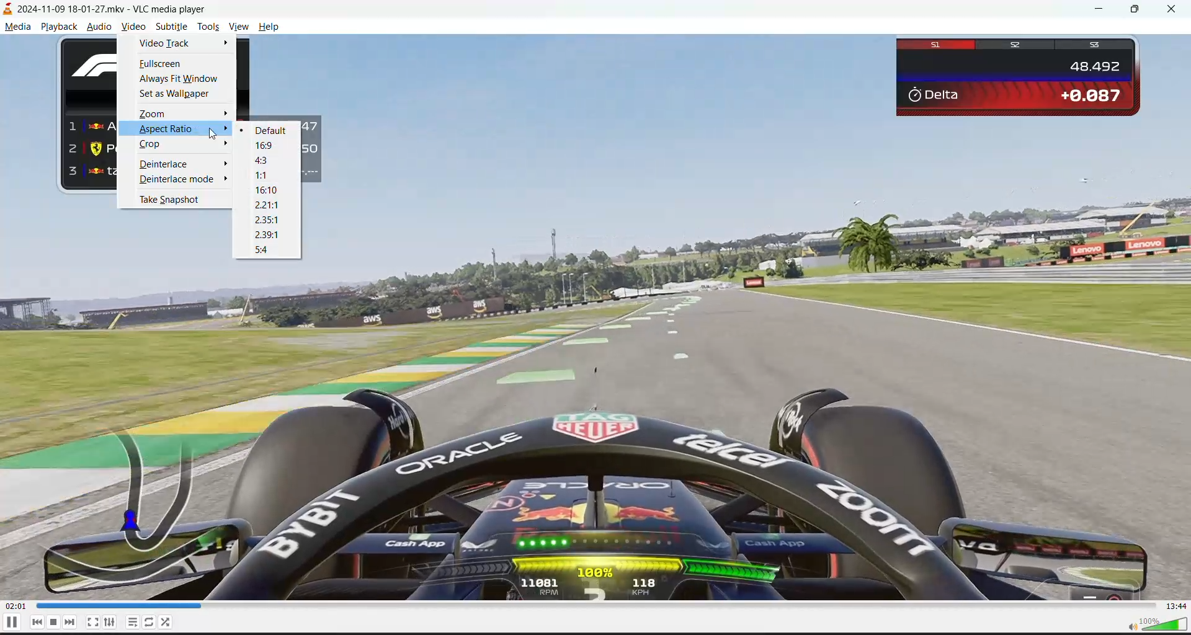 The image size is (1191, 635). I want to click on track slider, so click(595, 606).